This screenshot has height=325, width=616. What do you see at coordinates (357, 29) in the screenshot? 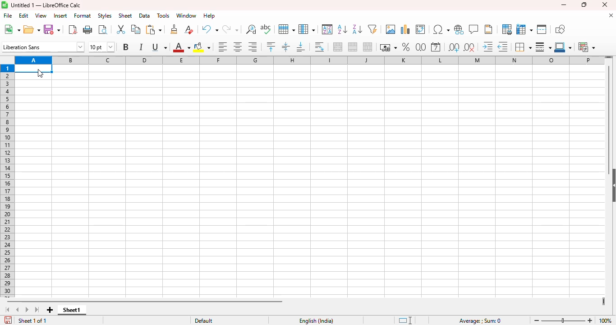
I see `sort descending` at bounding box center [357, 29].